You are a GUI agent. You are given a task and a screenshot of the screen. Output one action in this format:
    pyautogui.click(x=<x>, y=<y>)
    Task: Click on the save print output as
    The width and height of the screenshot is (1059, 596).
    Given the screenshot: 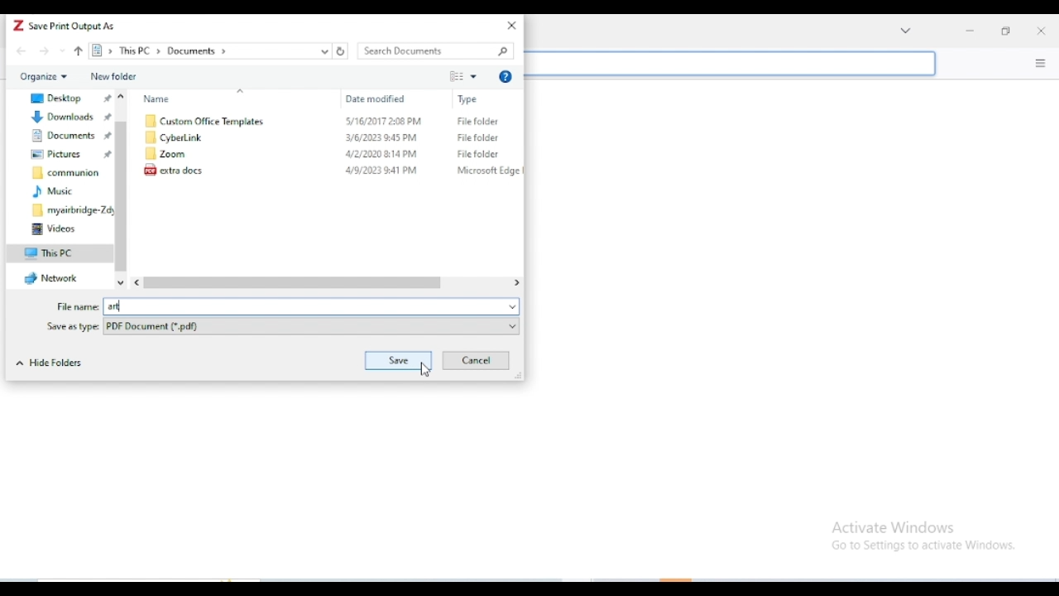 What is the action you would take?
    pyautogui.click(x=73, y=26)
    